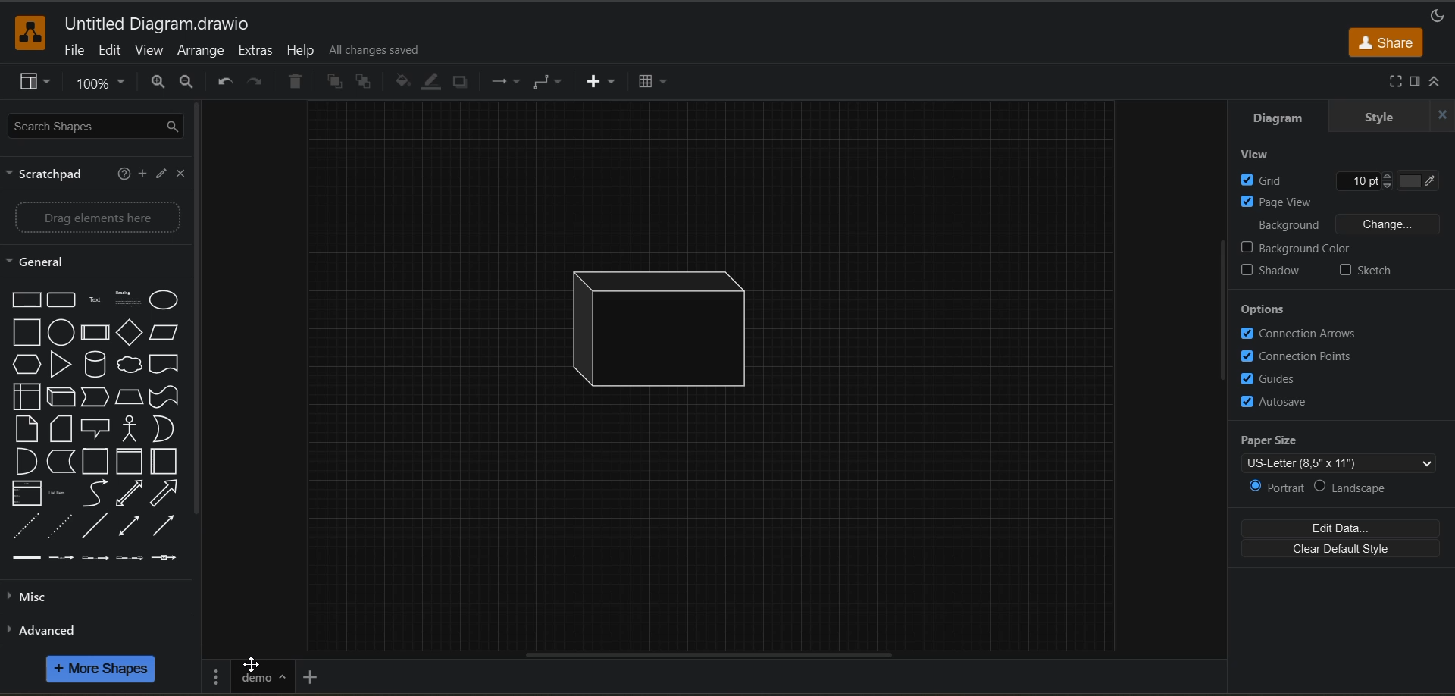 This screenshot has width=1455, height=696. What do you see at coordinates (337, 85) in the screenshot?
I see `to front` at bounding box center [337, 85].